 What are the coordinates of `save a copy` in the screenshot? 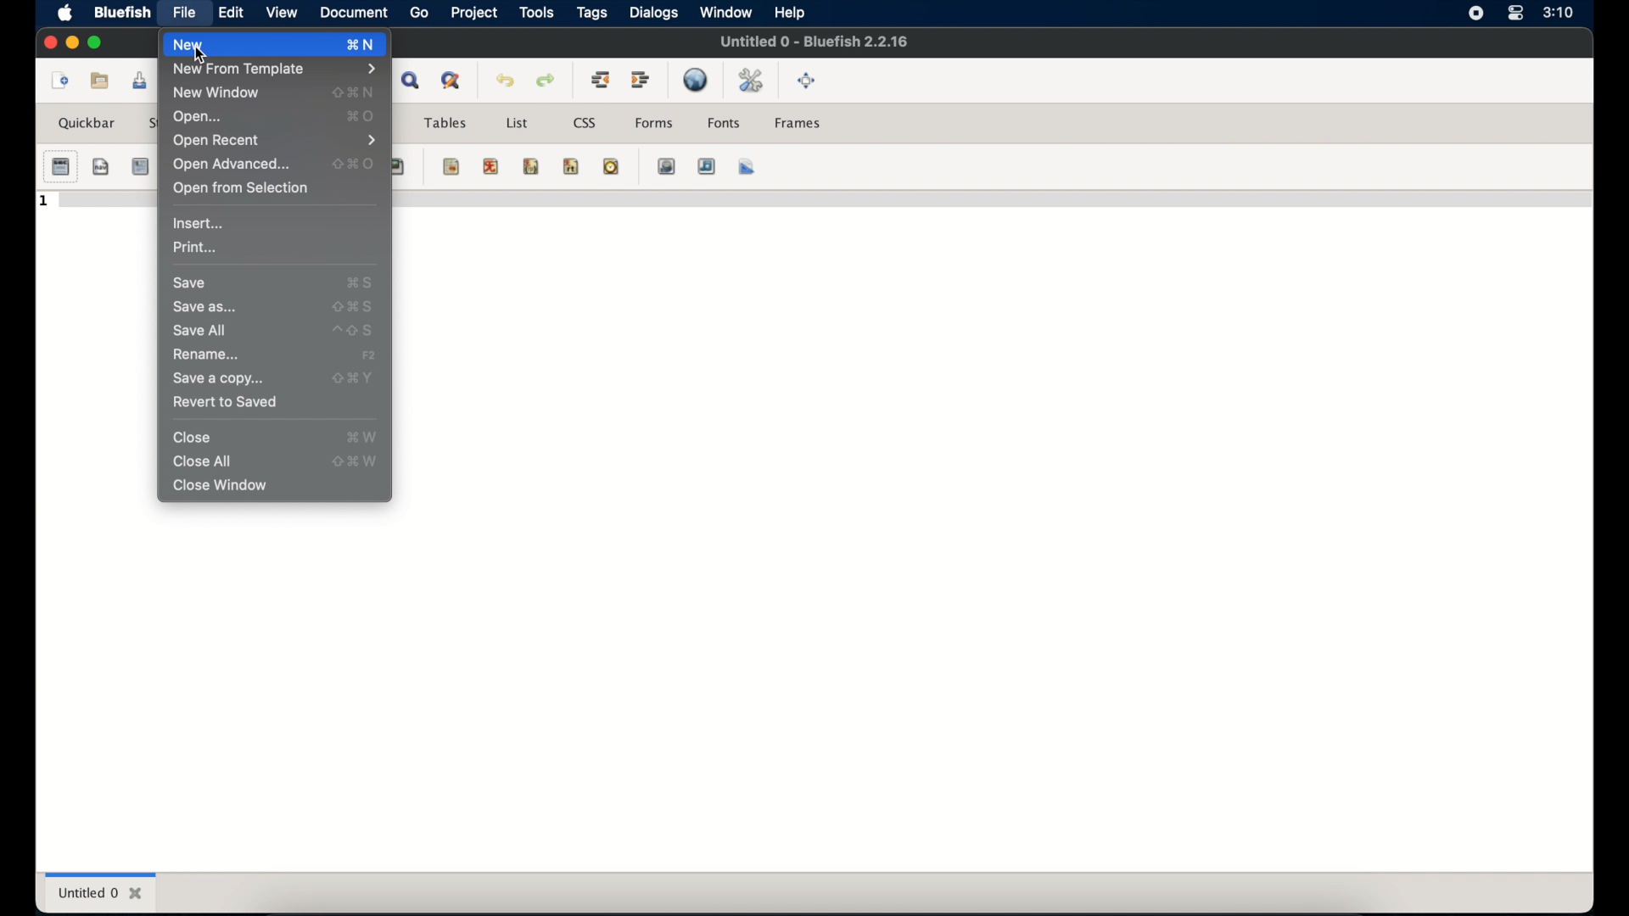 It's located at (219, 379).